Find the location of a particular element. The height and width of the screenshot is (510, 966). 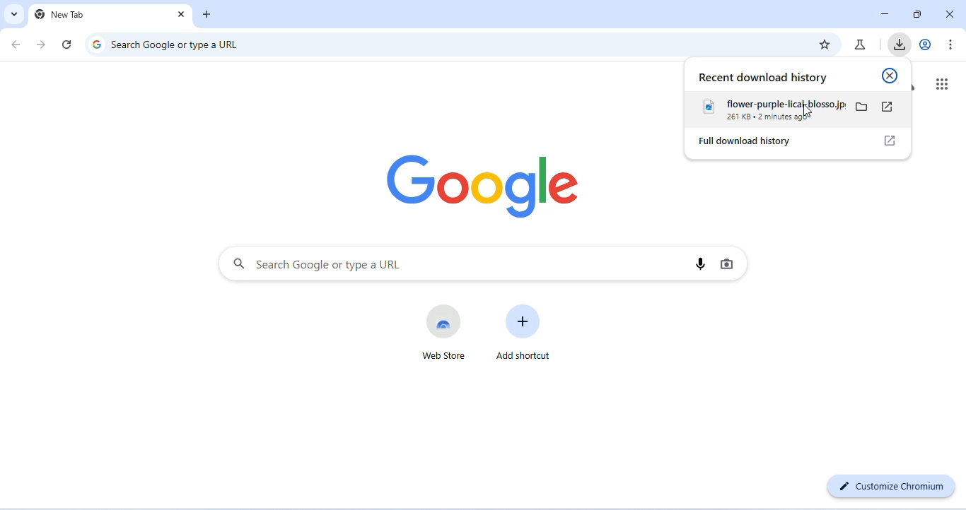

new tab is located at coordinates (60, 14).